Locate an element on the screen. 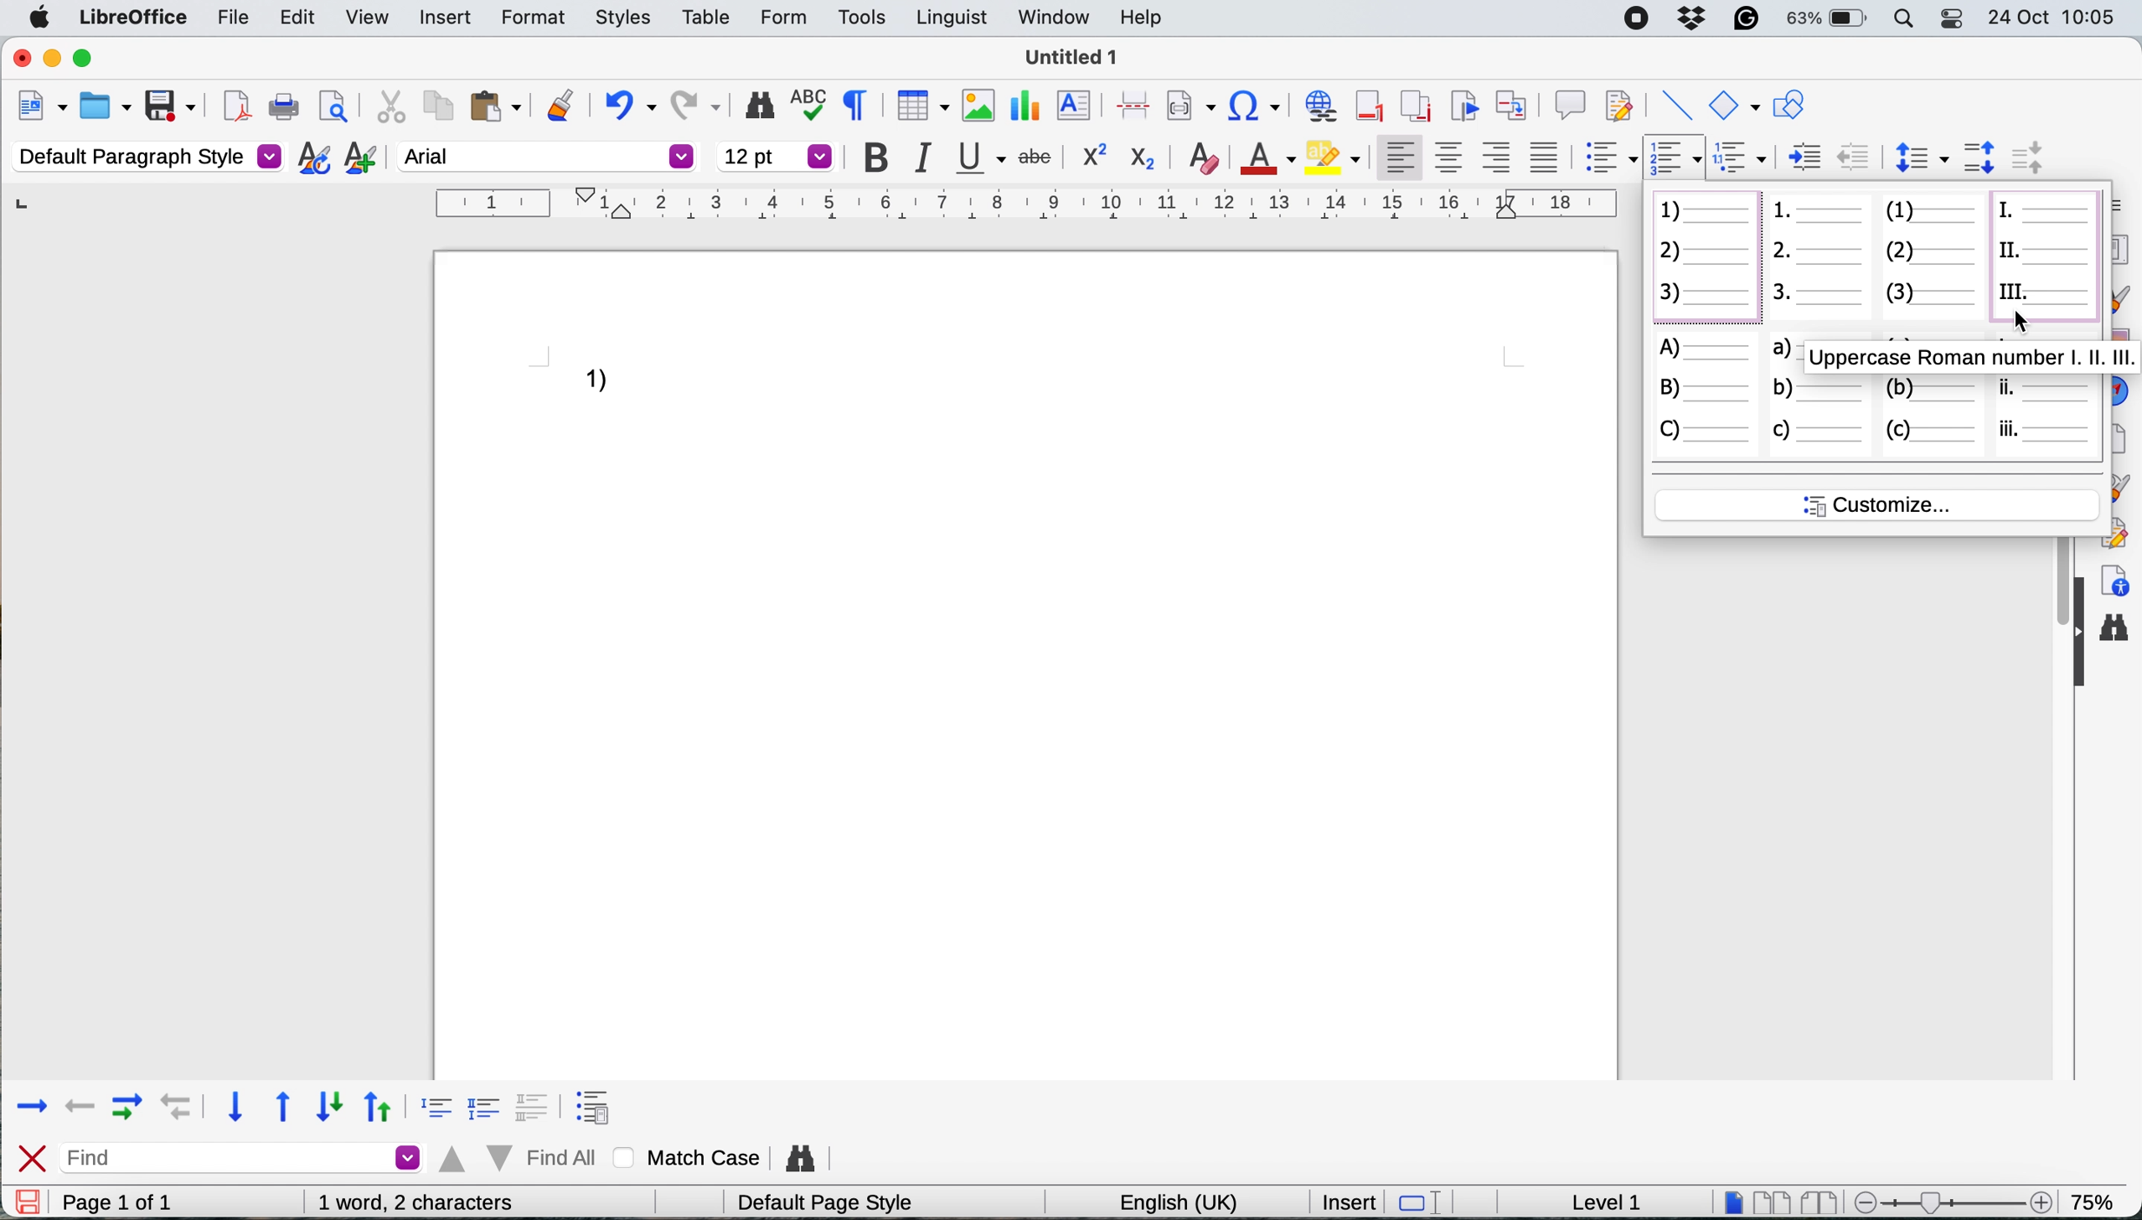 This screenshot has height=1220, width=2142. align right is located at coordinates (1499, 158).